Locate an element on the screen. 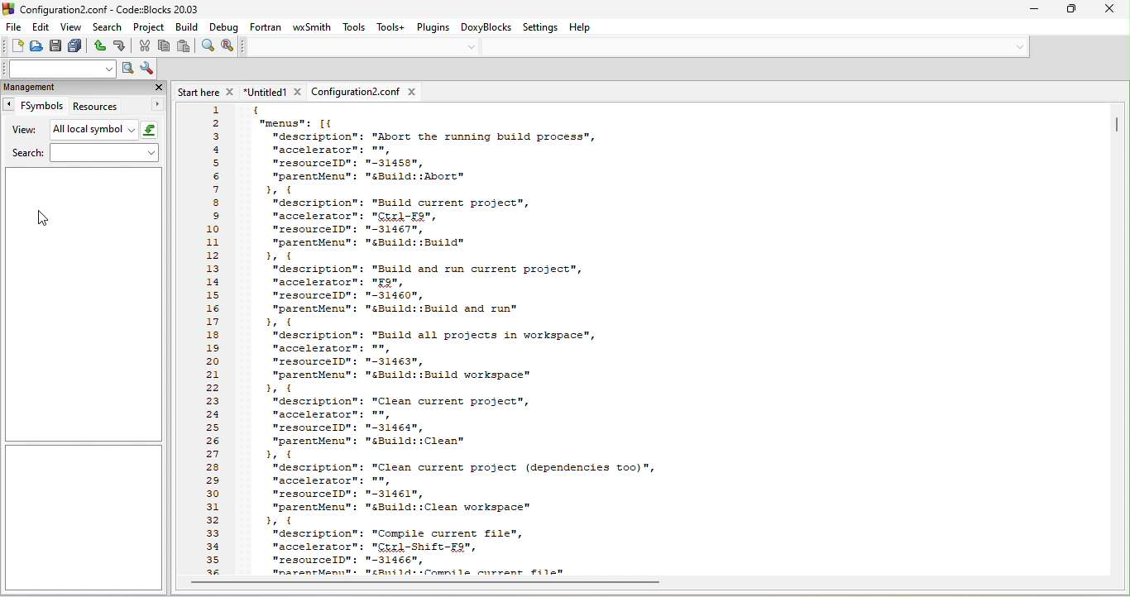  replace is located at coordinates (230, 47).